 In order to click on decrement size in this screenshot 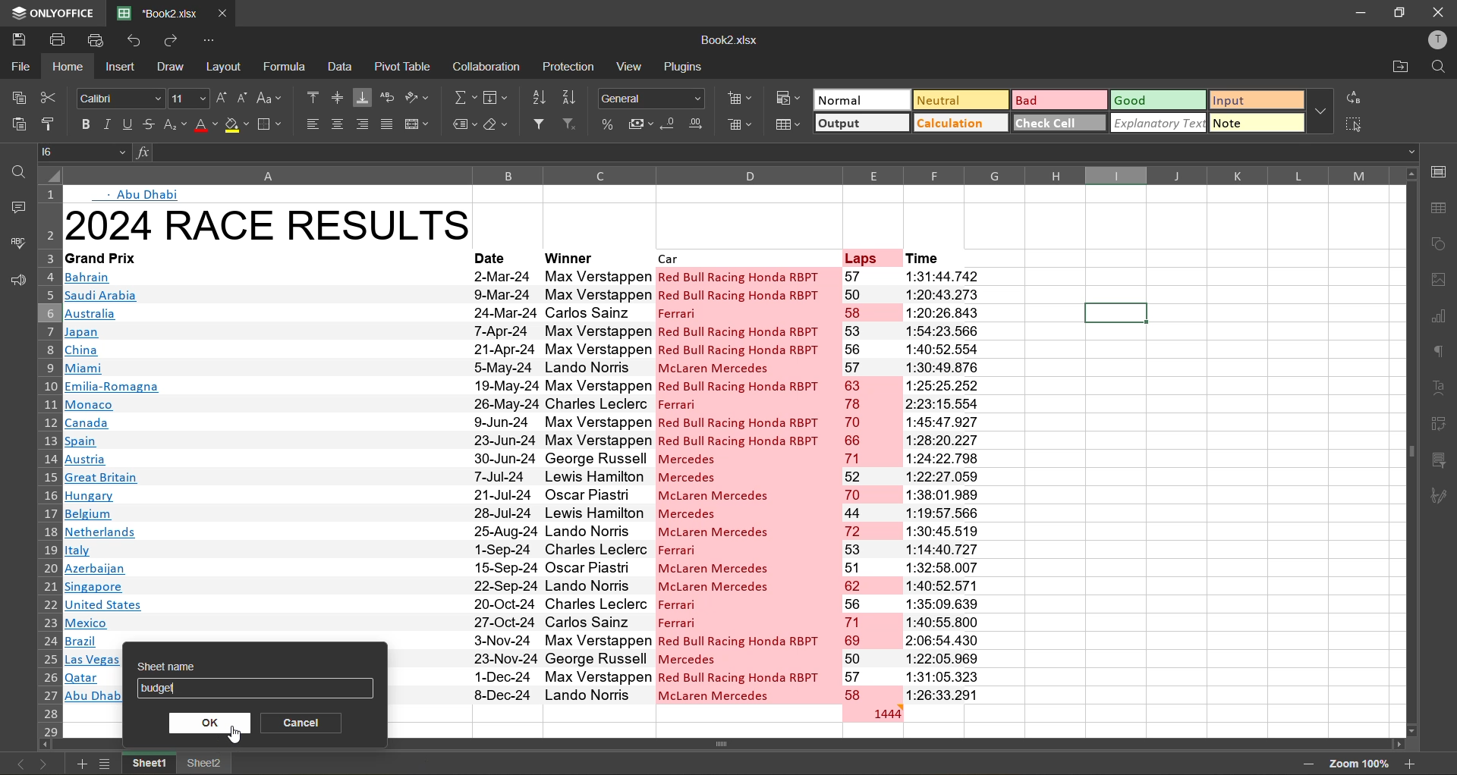, I will do `click(245, 101)`.